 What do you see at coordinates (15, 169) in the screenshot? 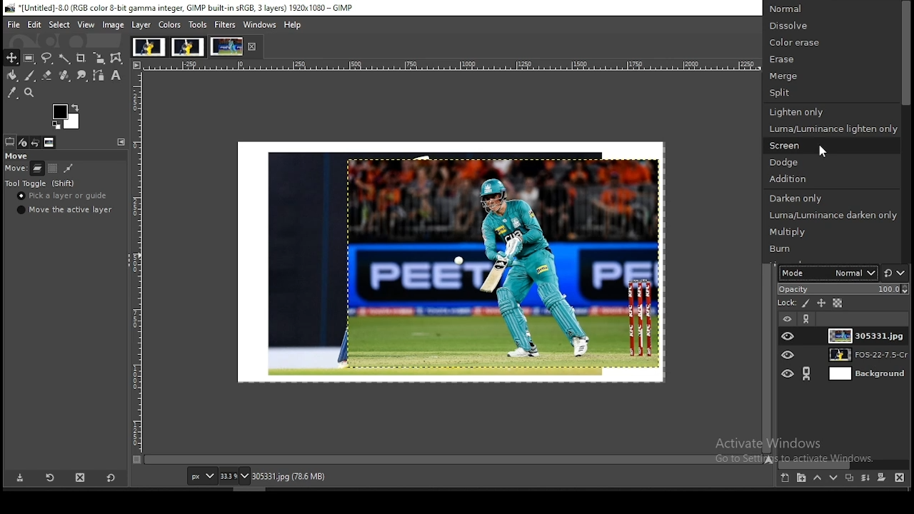
I see `move` at bounding box center [15, 169].